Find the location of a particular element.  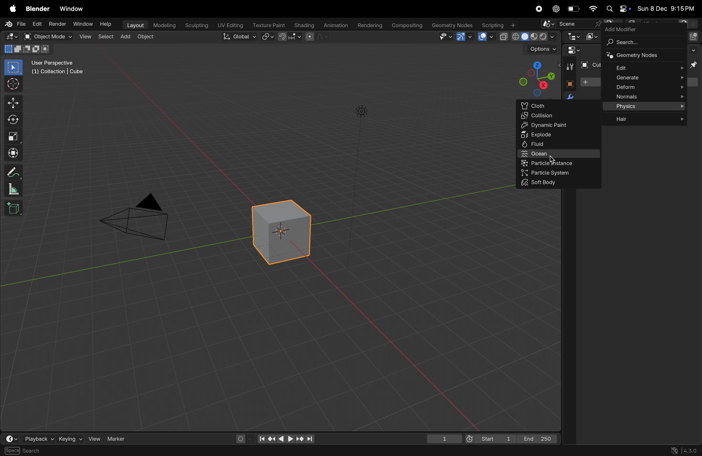

view is located at coordinates (94, 438).